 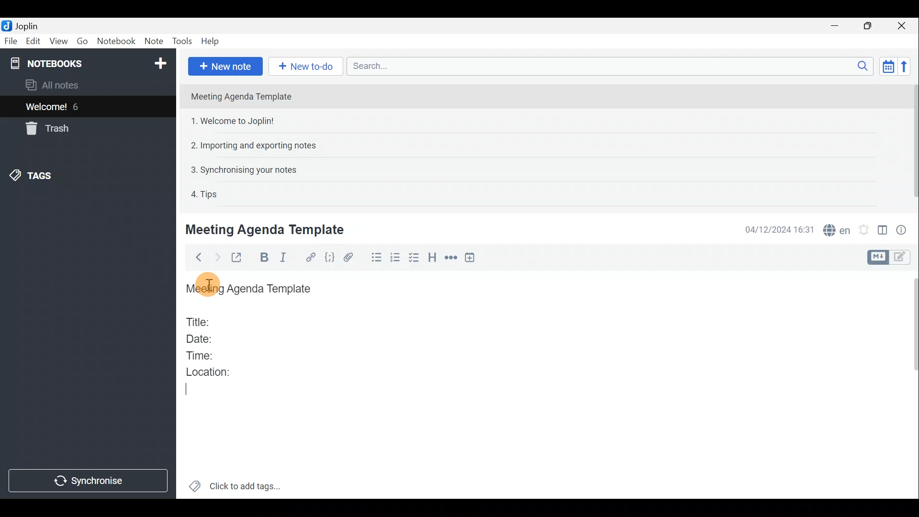 I want to click on 04/12/2024 16:31, so click(x=775, y=229).